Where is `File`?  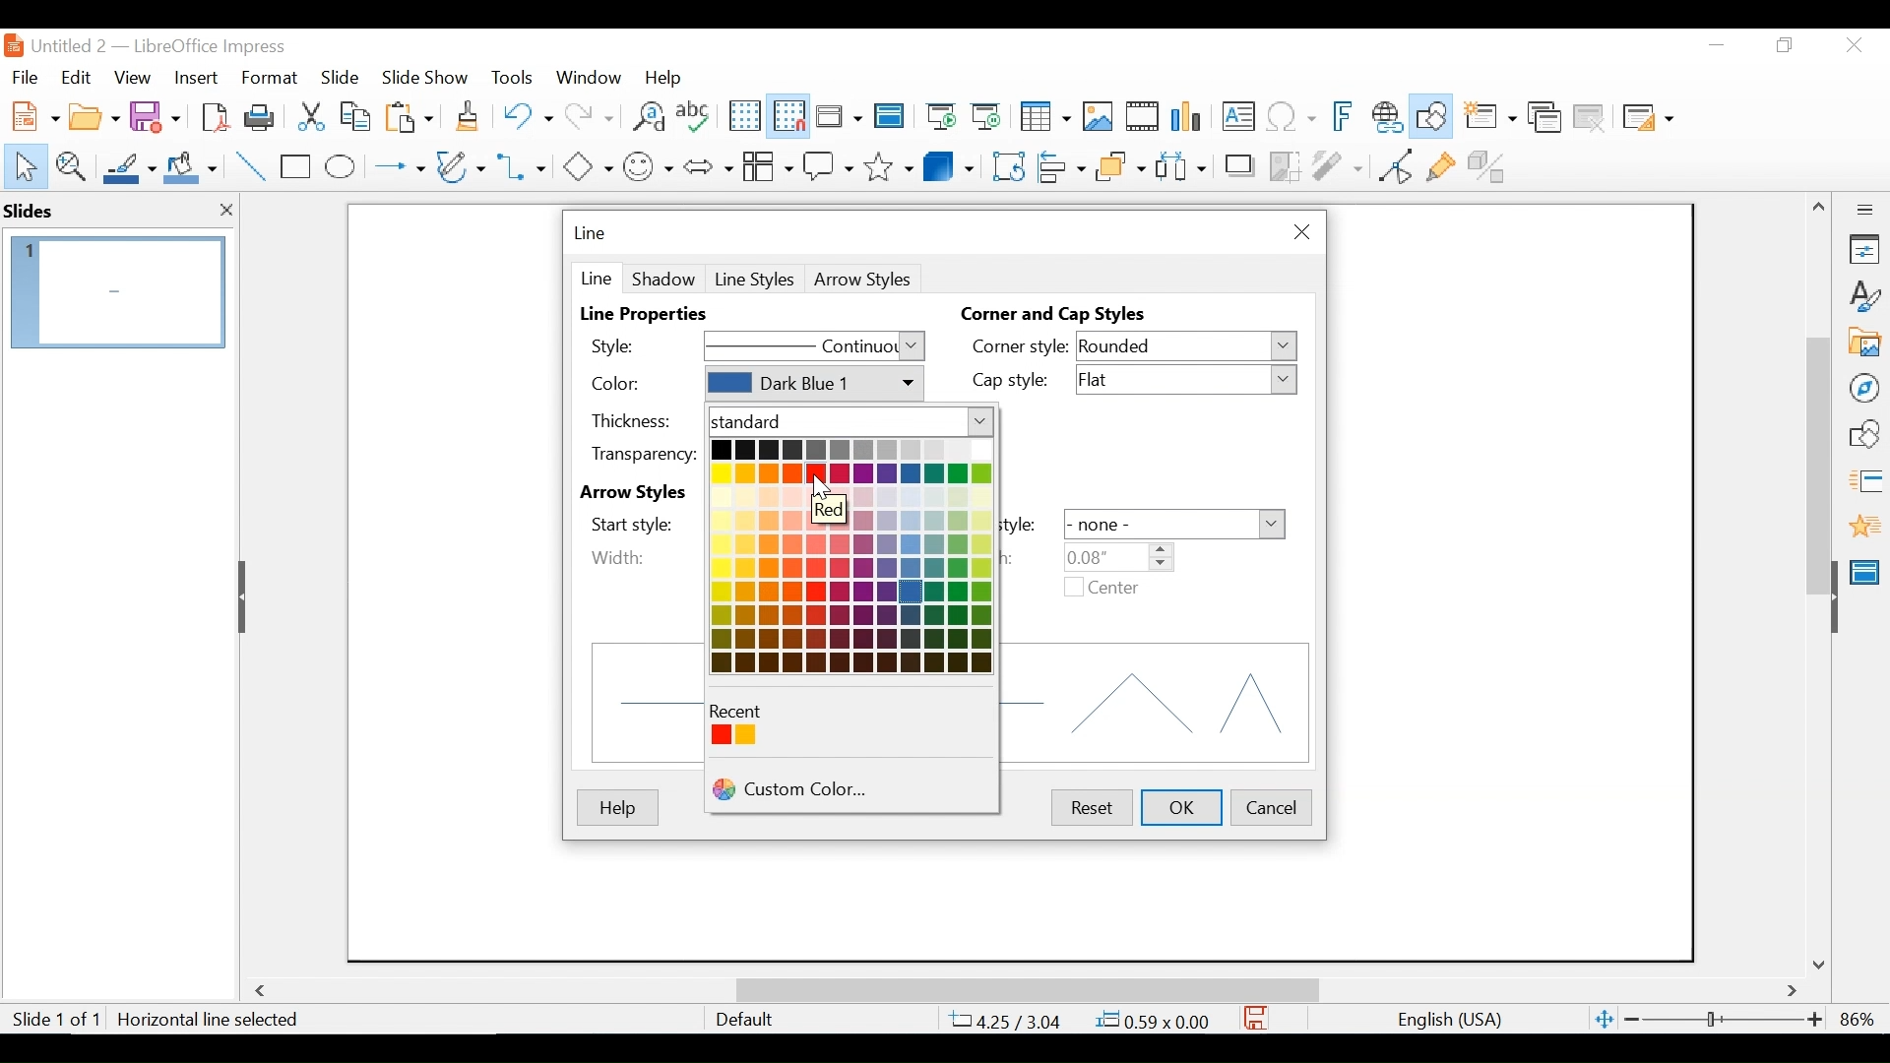
File is located at coordinates (25, 75).